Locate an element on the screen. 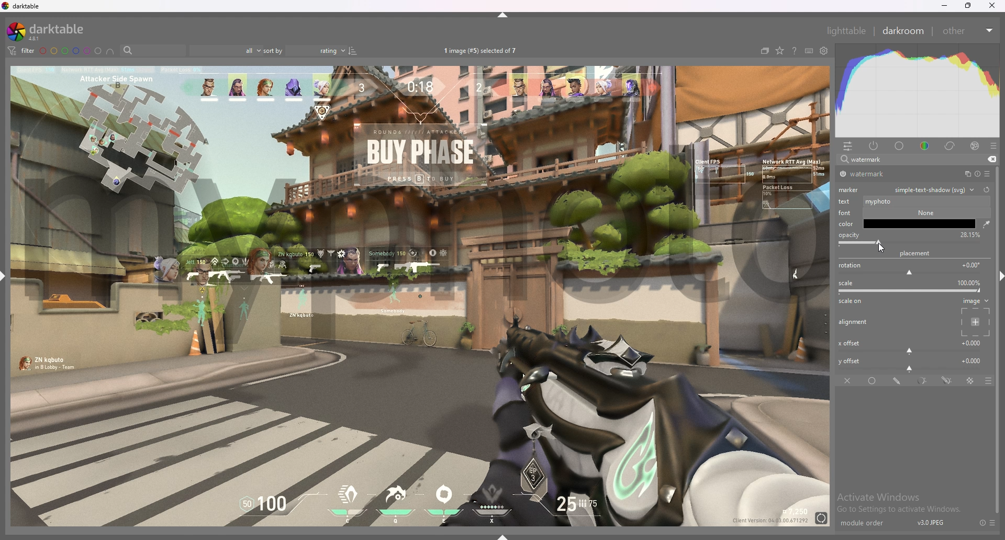 The height and width of the screenshot is (540, 1005). simple text svg is located at coordinates (922, 243).